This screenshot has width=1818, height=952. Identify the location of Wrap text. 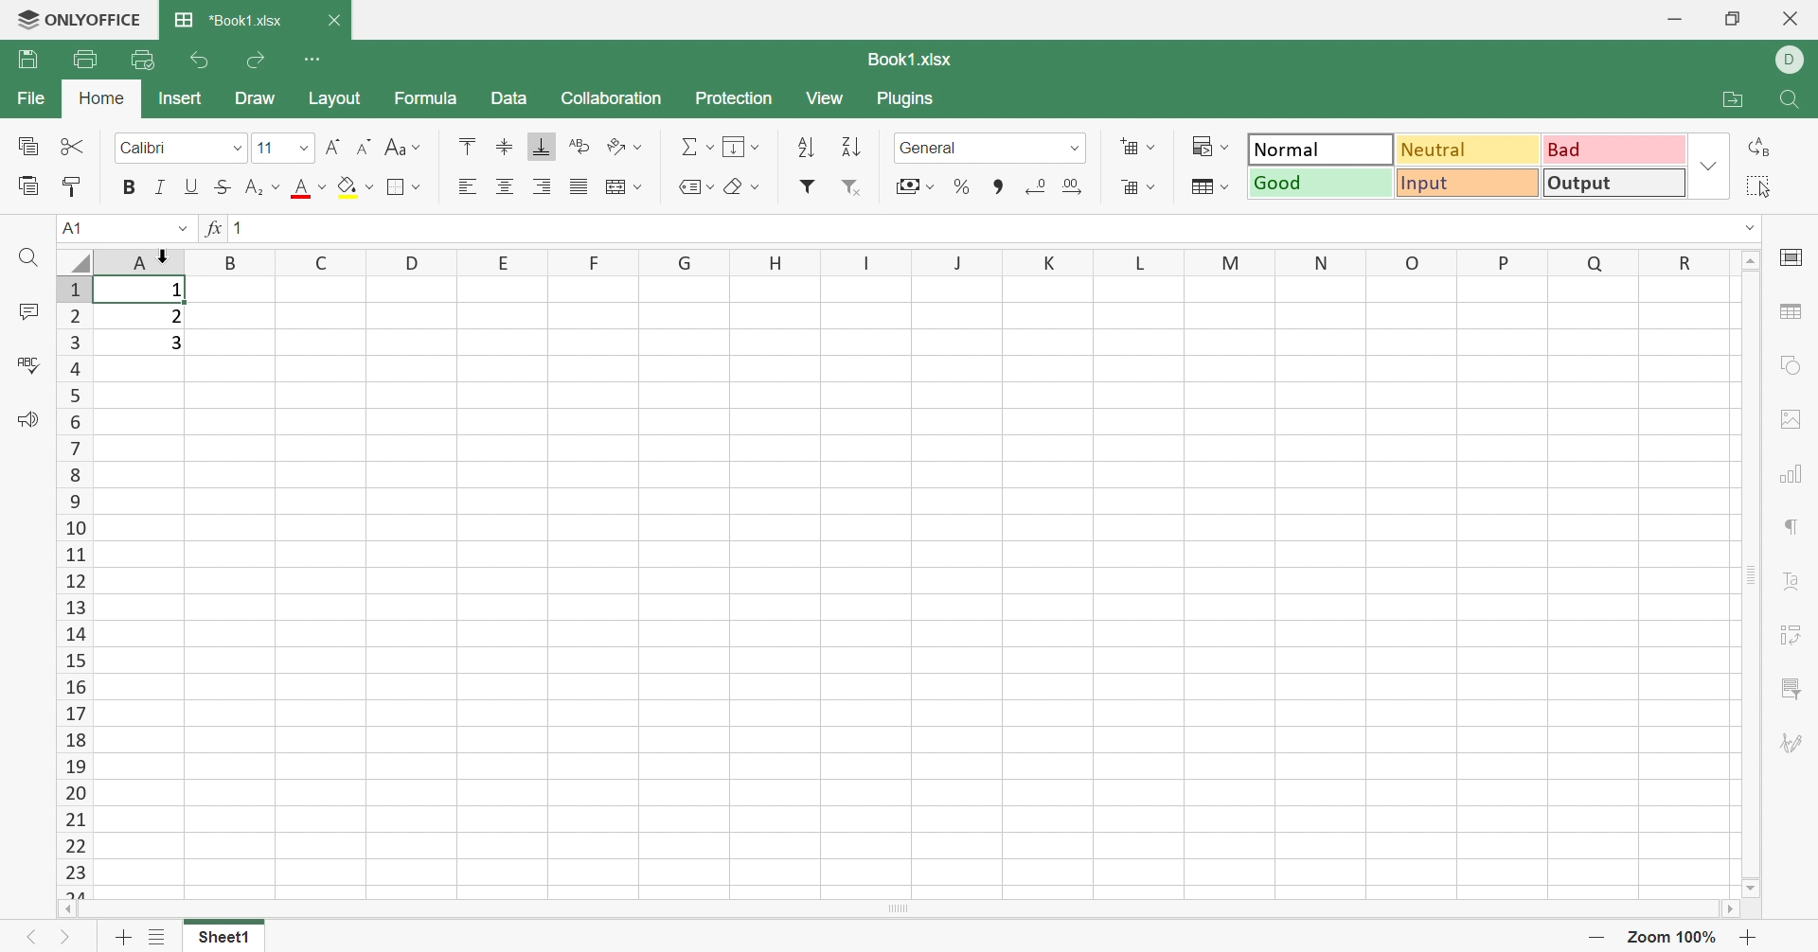
(626, 189).